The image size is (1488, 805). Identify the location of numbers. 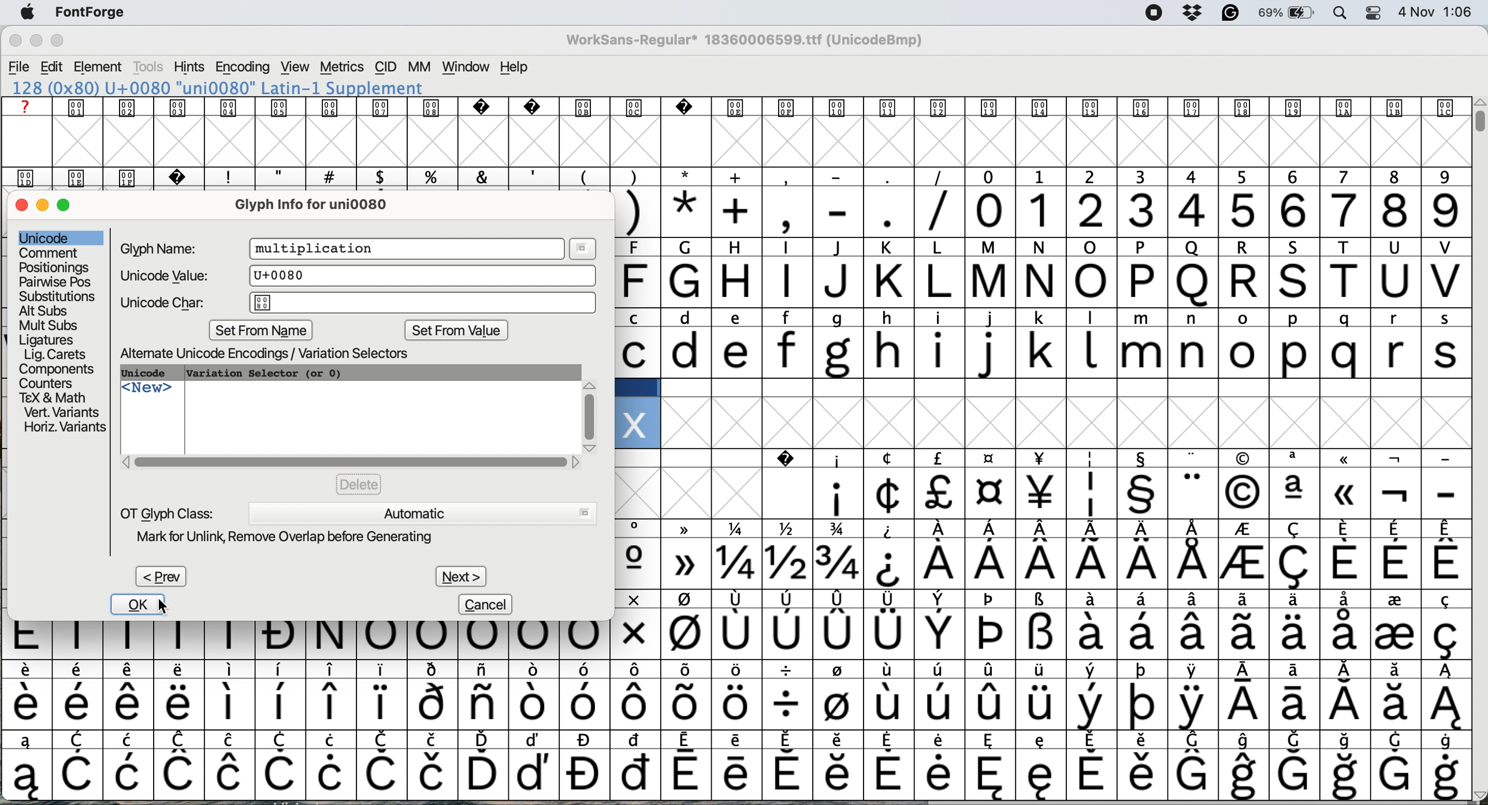
(1217, 210).